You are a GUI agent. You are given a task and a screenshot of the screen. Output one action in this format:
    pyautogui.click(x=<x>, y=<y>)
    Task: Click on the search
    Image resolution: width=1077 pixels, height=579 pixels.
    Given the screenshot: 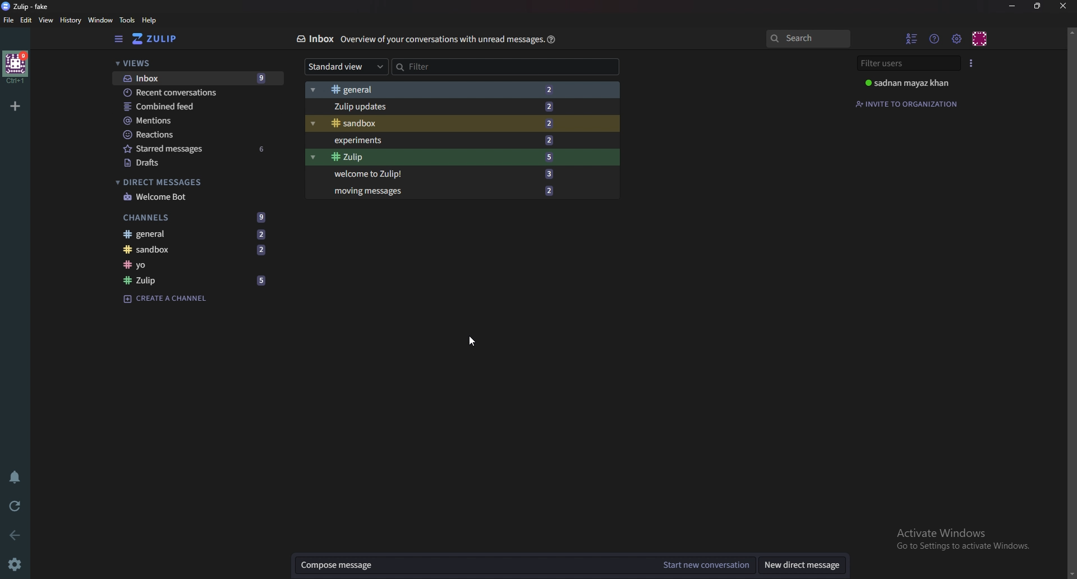 What is the action you would take?
    pyautogui.click(x=808, y=39)
    